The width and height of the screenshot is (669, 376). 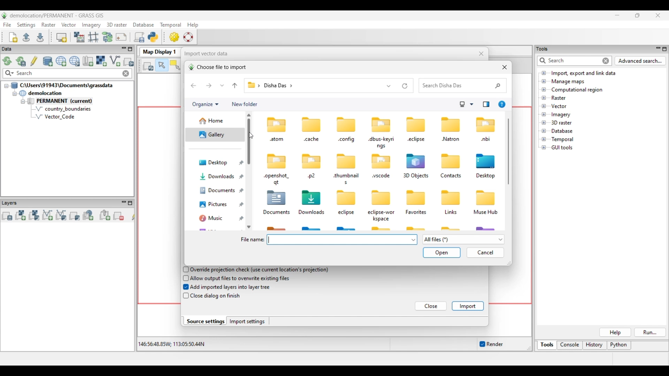 I want to click on Documents folder, so click(x=216, y=190).